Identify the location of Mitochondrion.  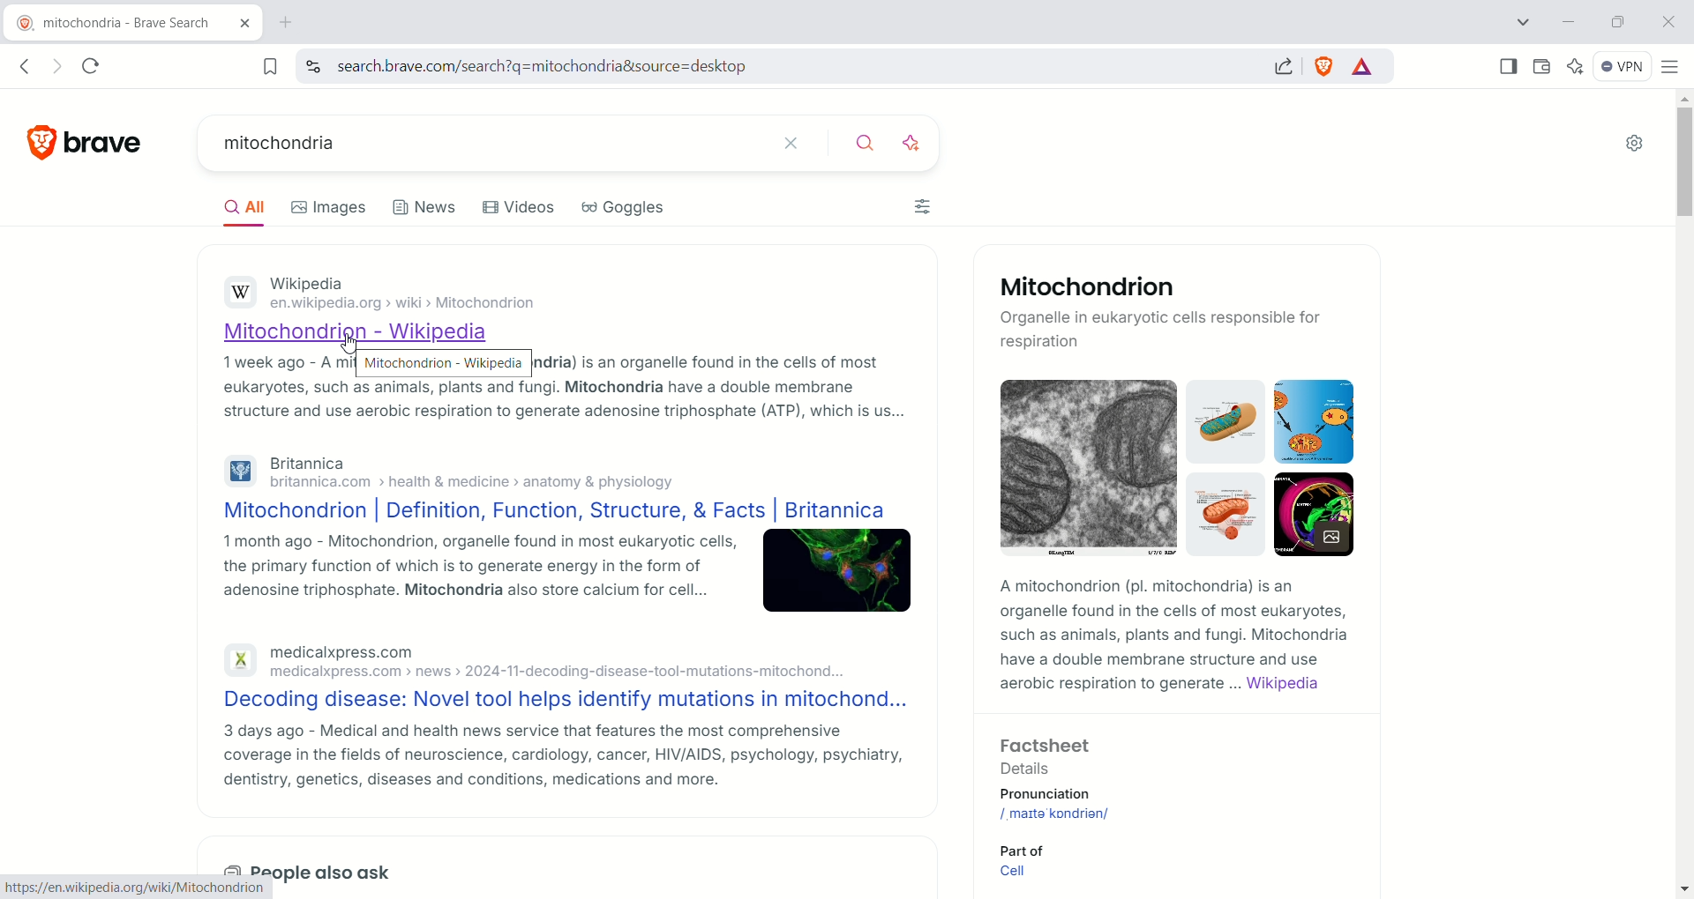
(1088, 281).